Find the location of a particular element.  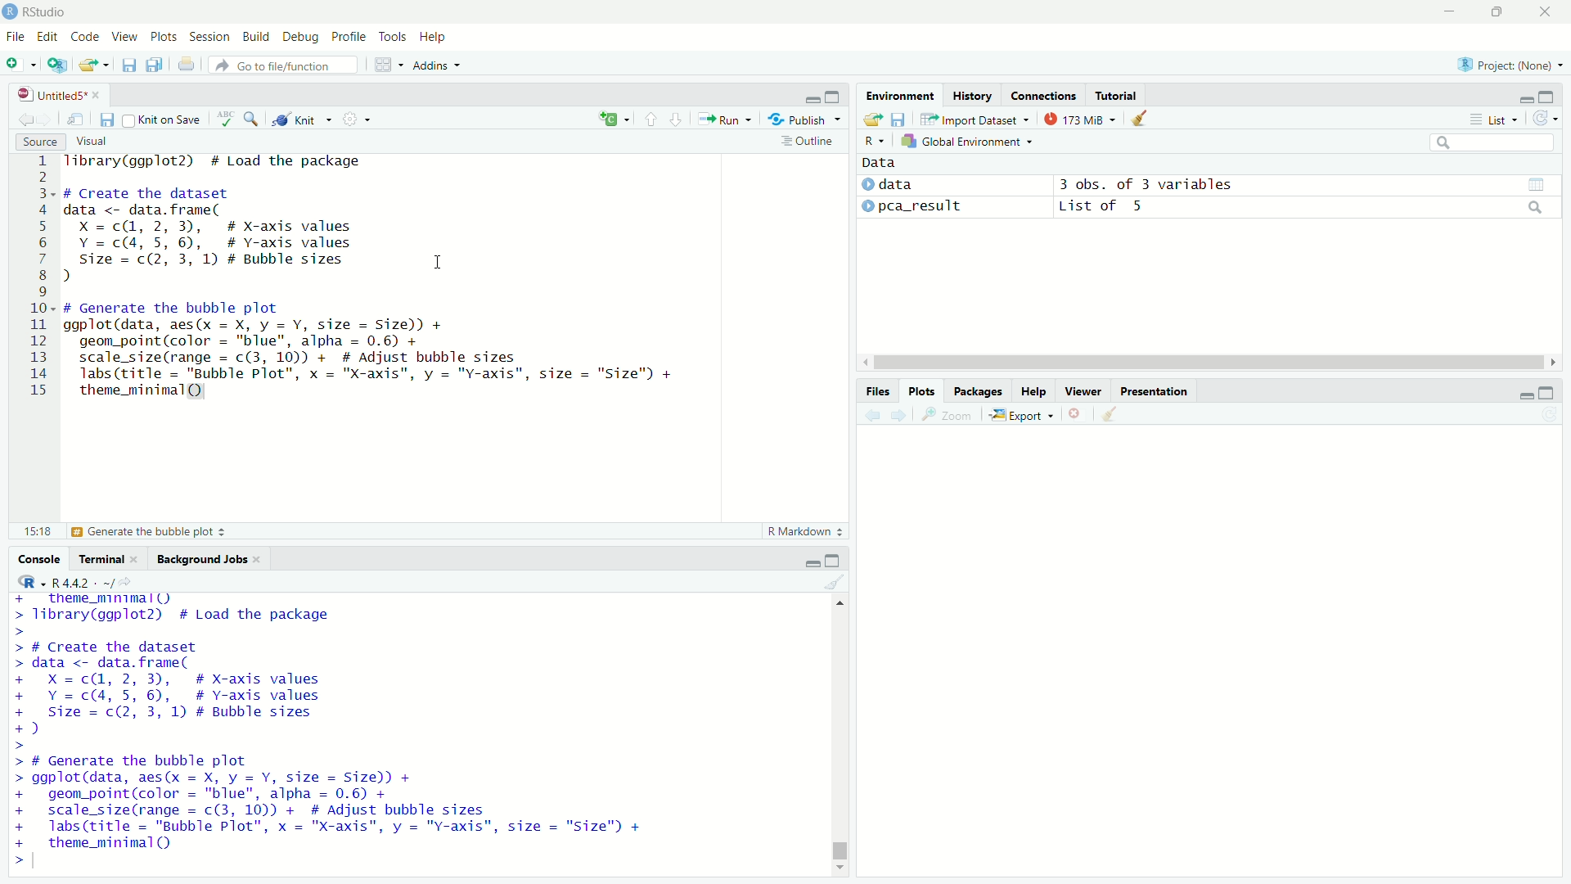

visual is located at coordinates (94, 142).